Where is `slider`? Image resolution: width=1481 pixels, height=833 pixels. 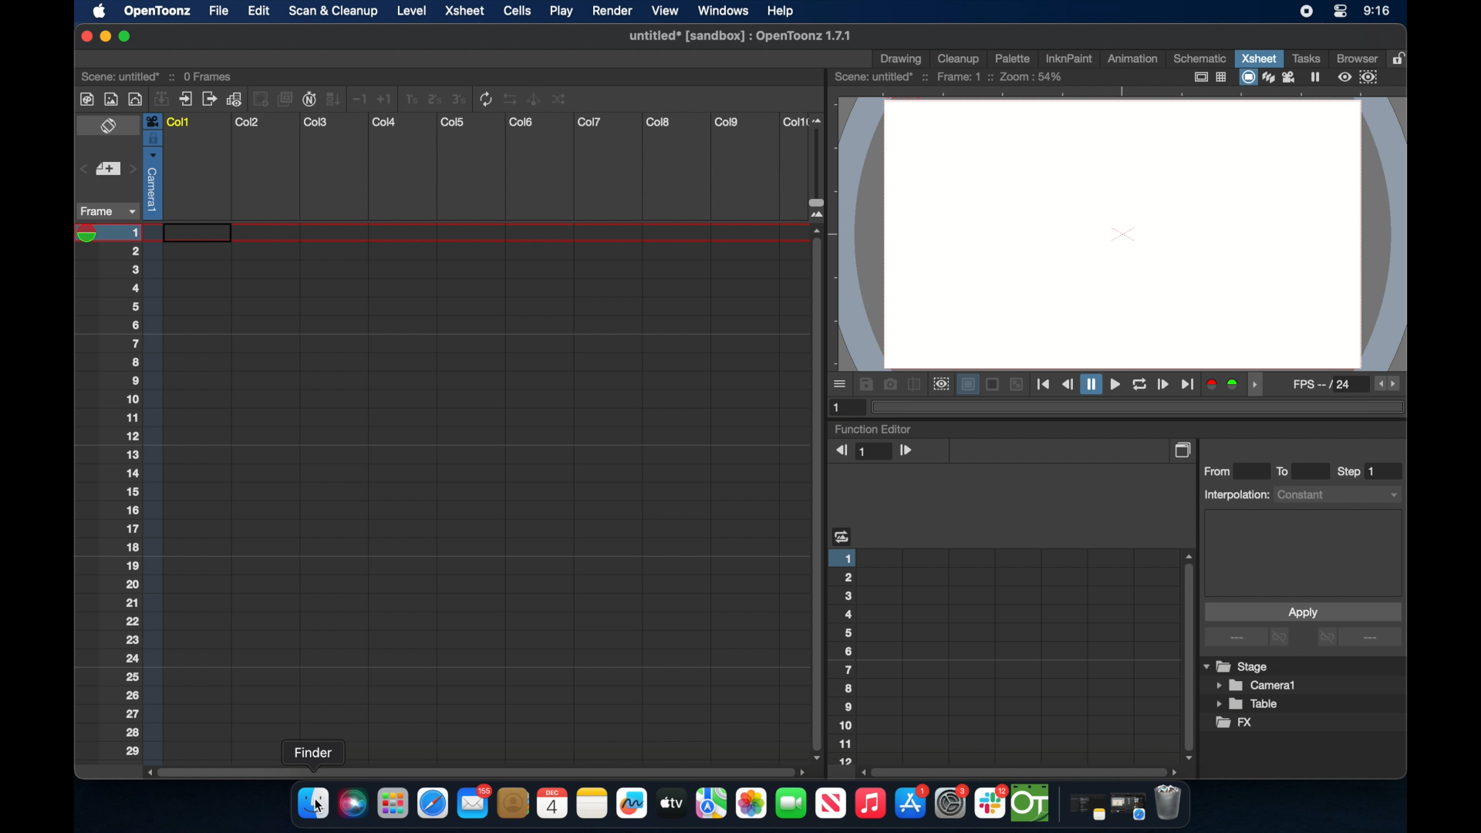 slider is located at coordinates (822, 167).